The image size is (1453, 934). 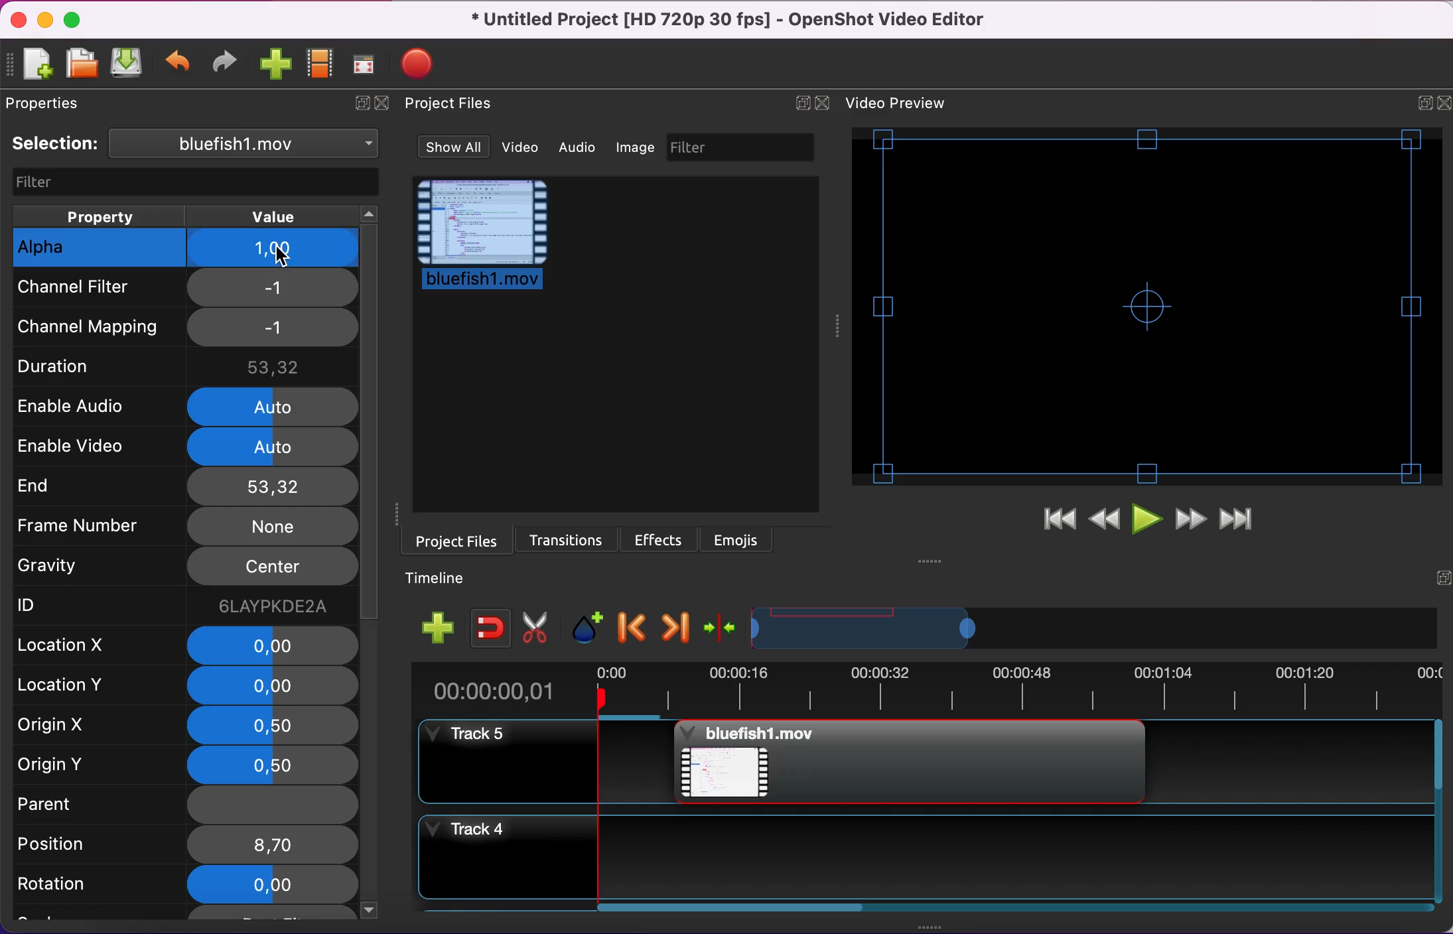 What do you see at coordinates (1416, 105) in the screenshot?
I see `expand/hide` at bounding box center [1416, 105].